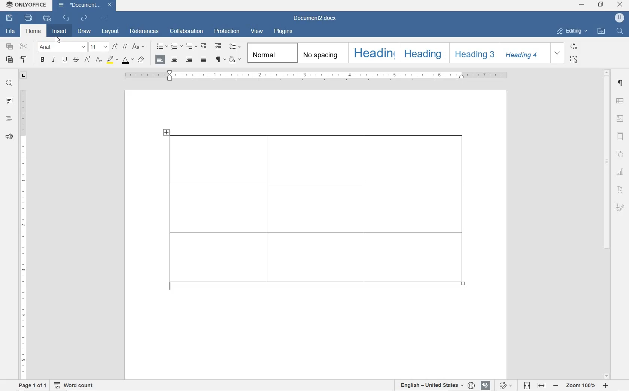  Describe the element at coordinates (581, 385) in the screenshot. I see `zoom in or out` at that location.